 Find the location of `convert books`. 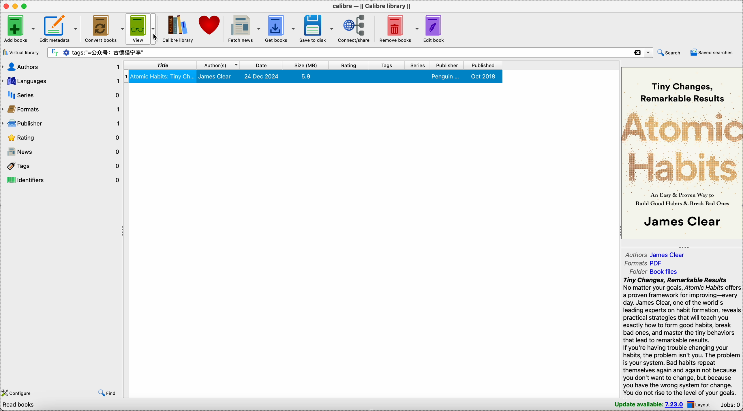

convert books is located at coordinates (104, 28).